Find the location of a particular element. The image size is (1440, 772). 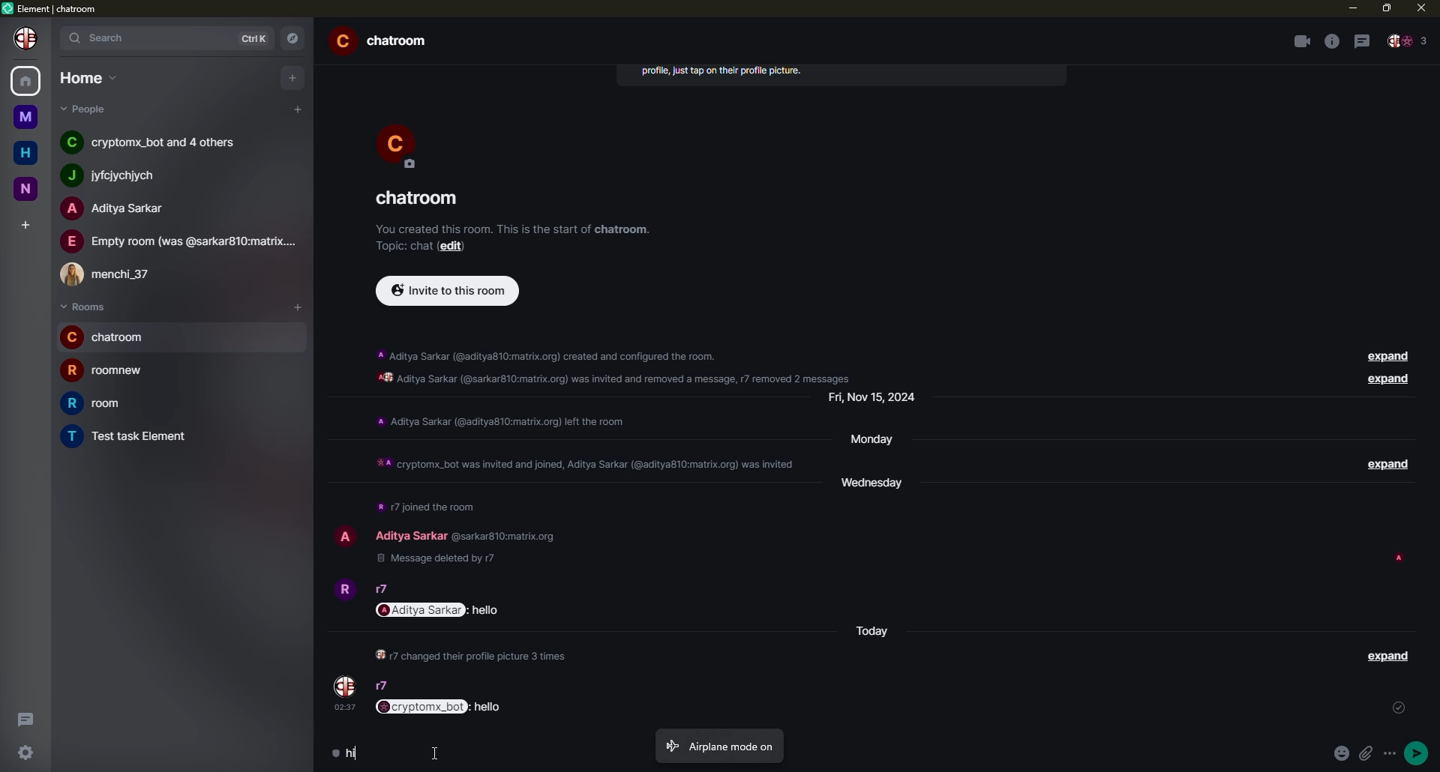

video is located at coordinates (1299, 40).